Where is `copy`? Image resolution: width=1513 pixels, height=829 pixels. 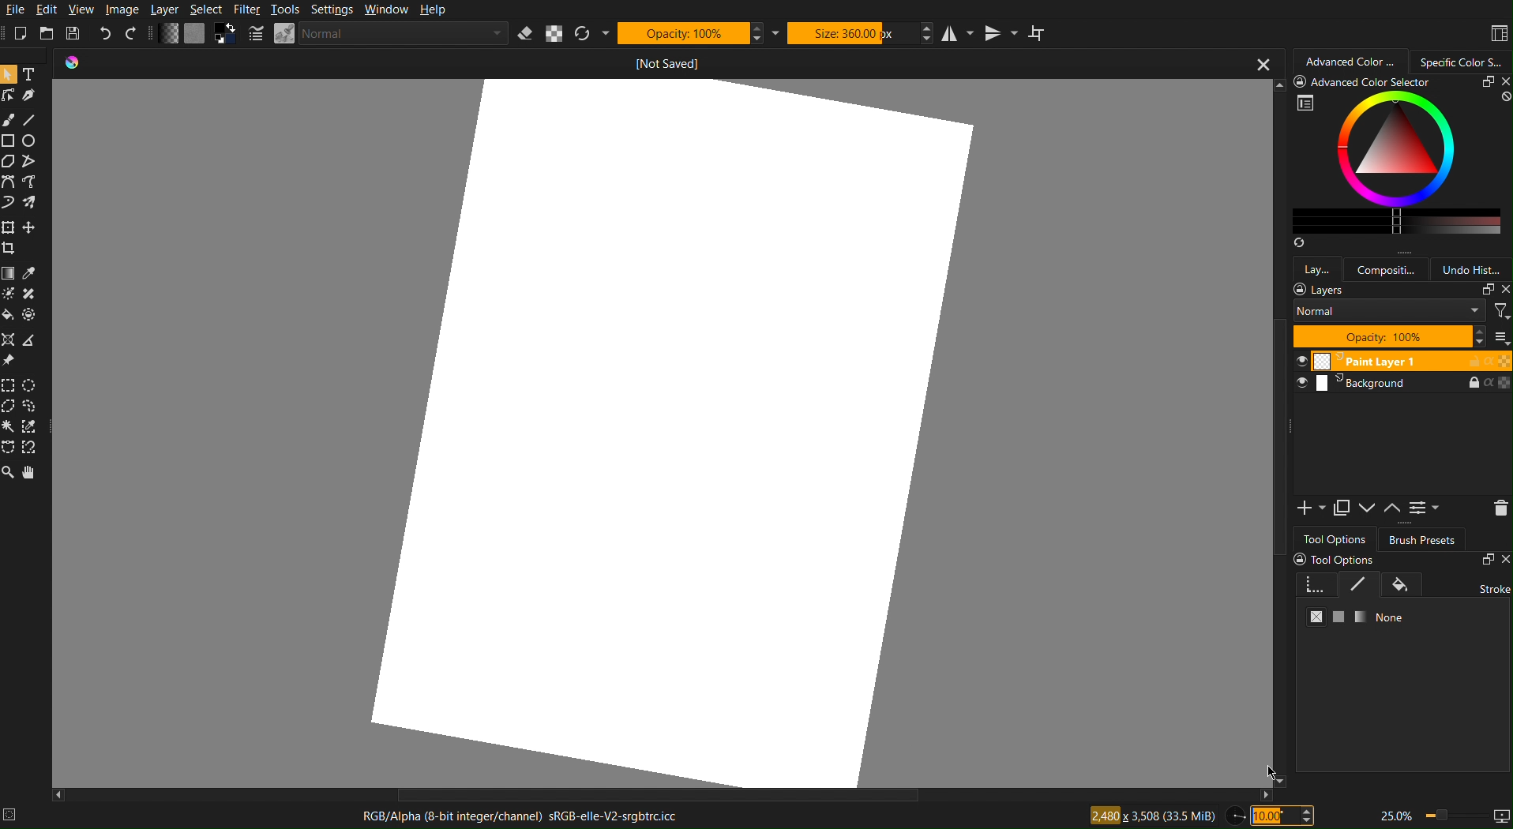
copy is located at coordinates (1485, 291).